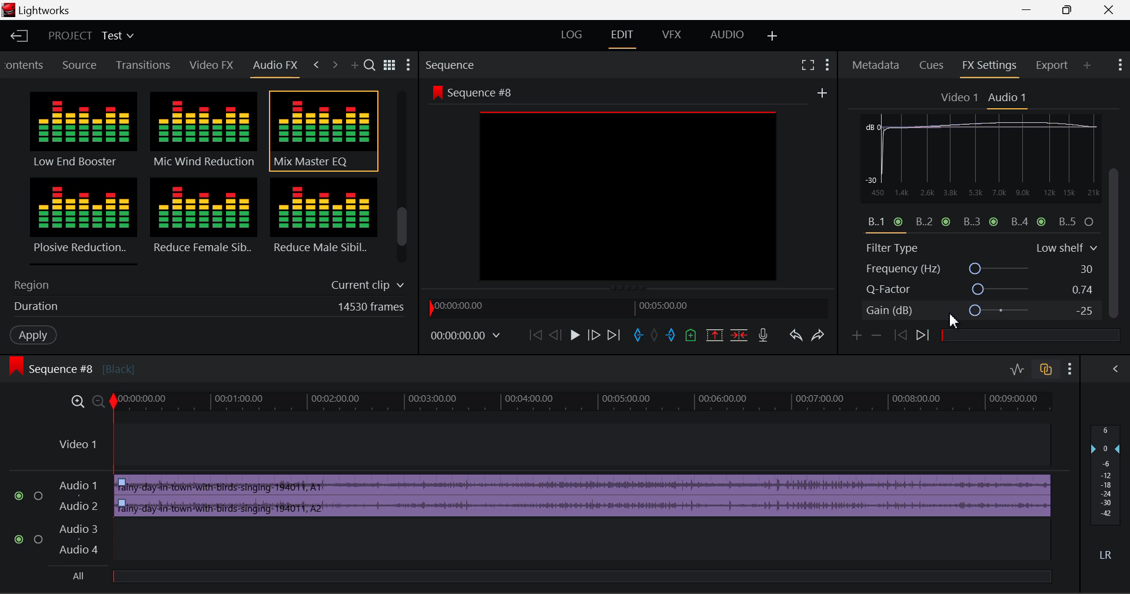 This screenshot has width=1130, height=594. What do you see at coordinates (626, 307) in the screenshot?
I see `Project Timeline Navigator` at bounding box center [626, 307].